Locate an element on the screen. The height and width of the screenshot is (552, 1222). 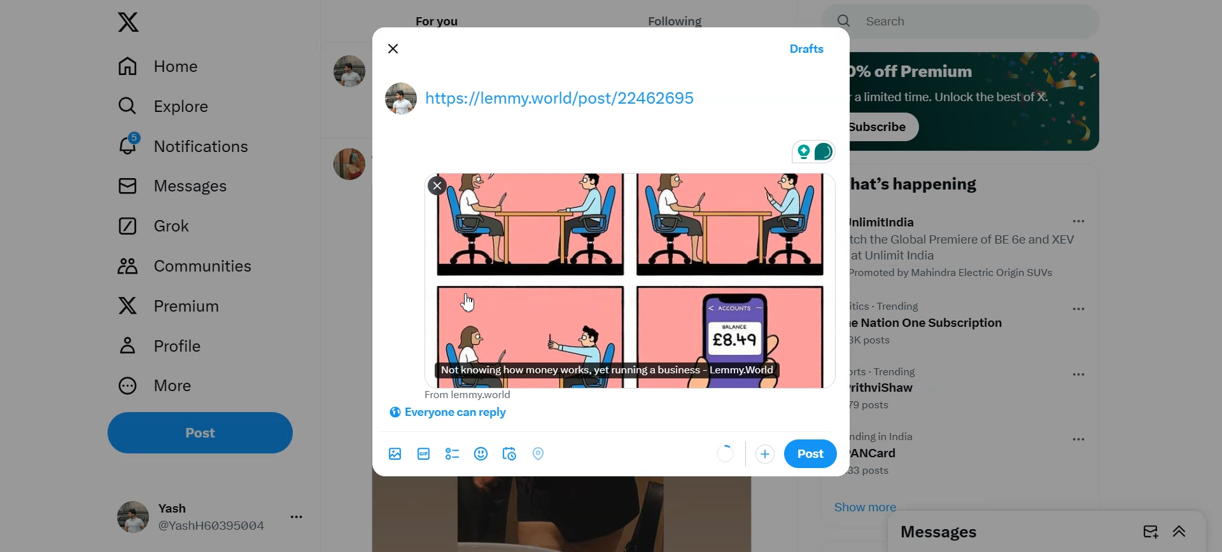
Text is located at coordinates (466, 395).